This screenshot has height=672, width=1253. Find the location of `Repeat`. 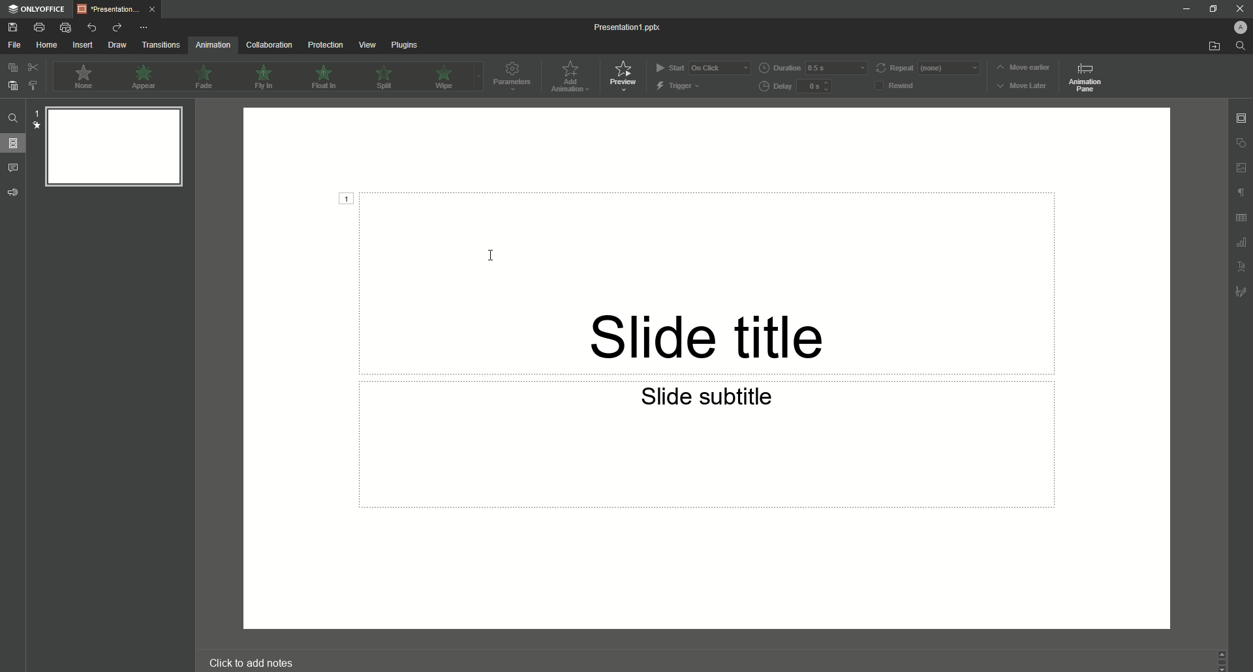

Repeat is located at coordinates (927, 65).